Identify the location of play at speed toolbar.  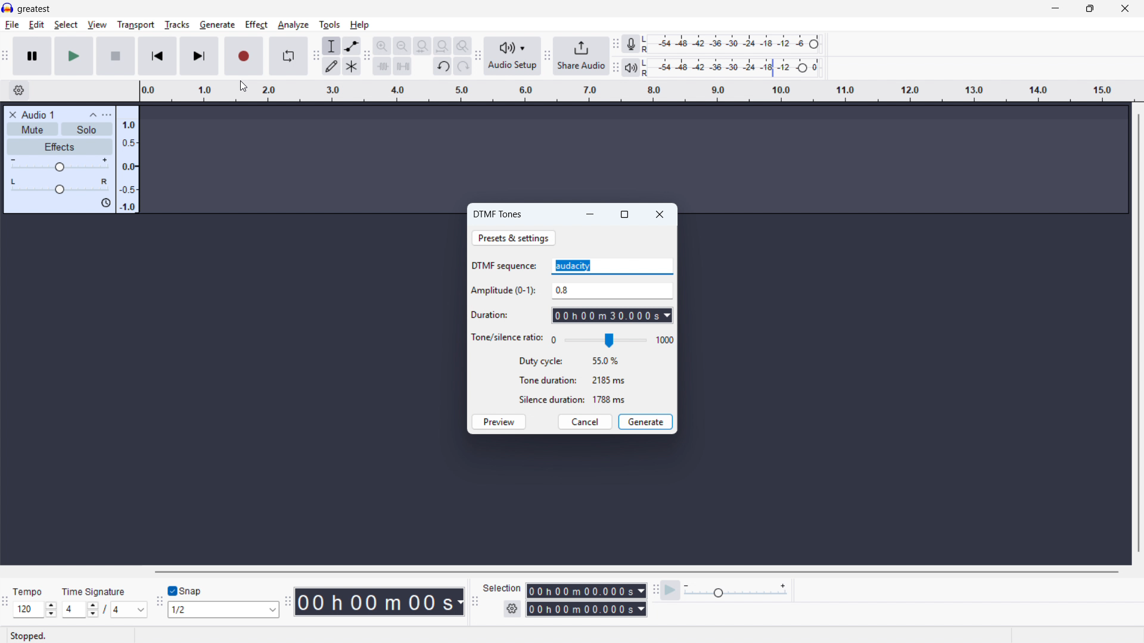
(656, 591).